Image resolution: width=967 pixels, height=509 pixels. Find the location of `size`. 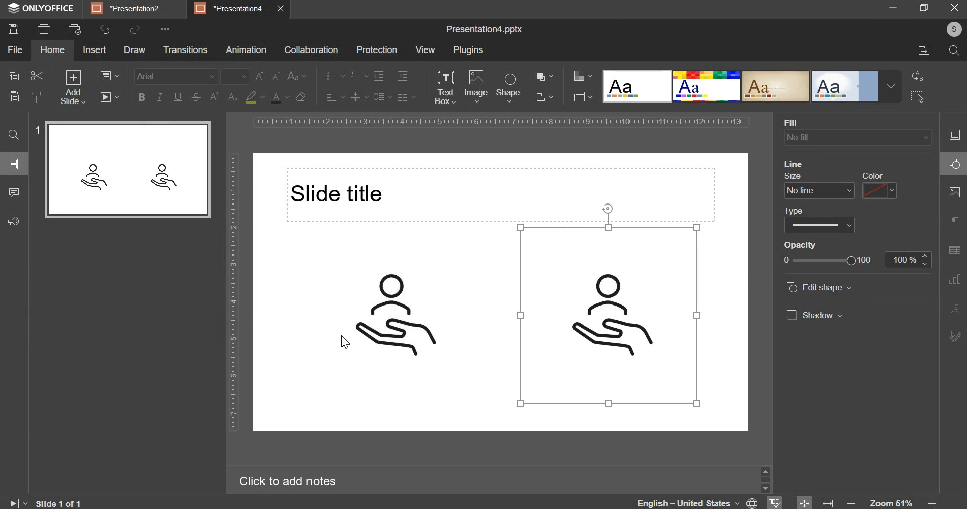

size is located at coordinates (797, 176).